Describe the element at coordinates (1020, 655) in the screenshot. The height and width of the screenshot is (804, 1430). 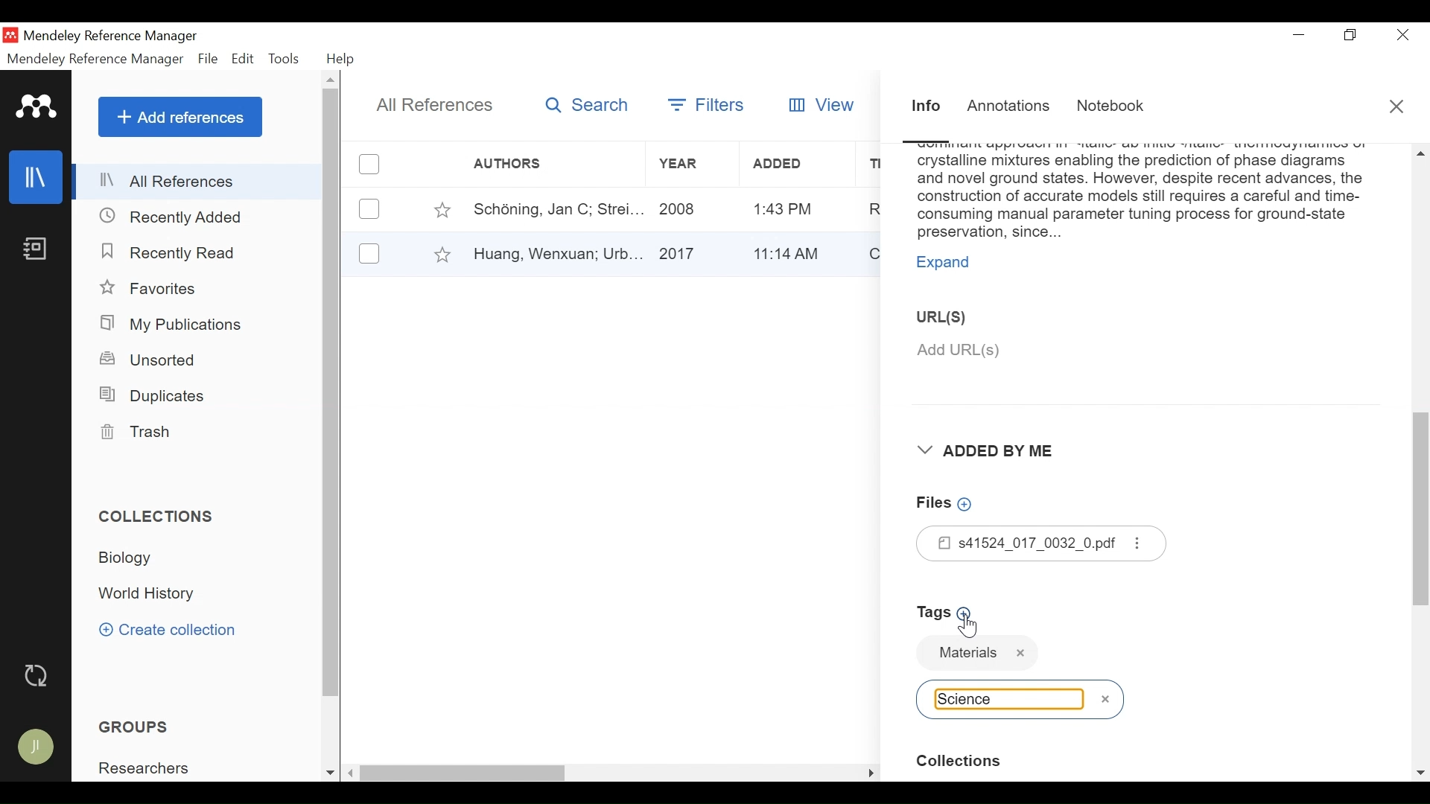
I see `Tag name` at that location.